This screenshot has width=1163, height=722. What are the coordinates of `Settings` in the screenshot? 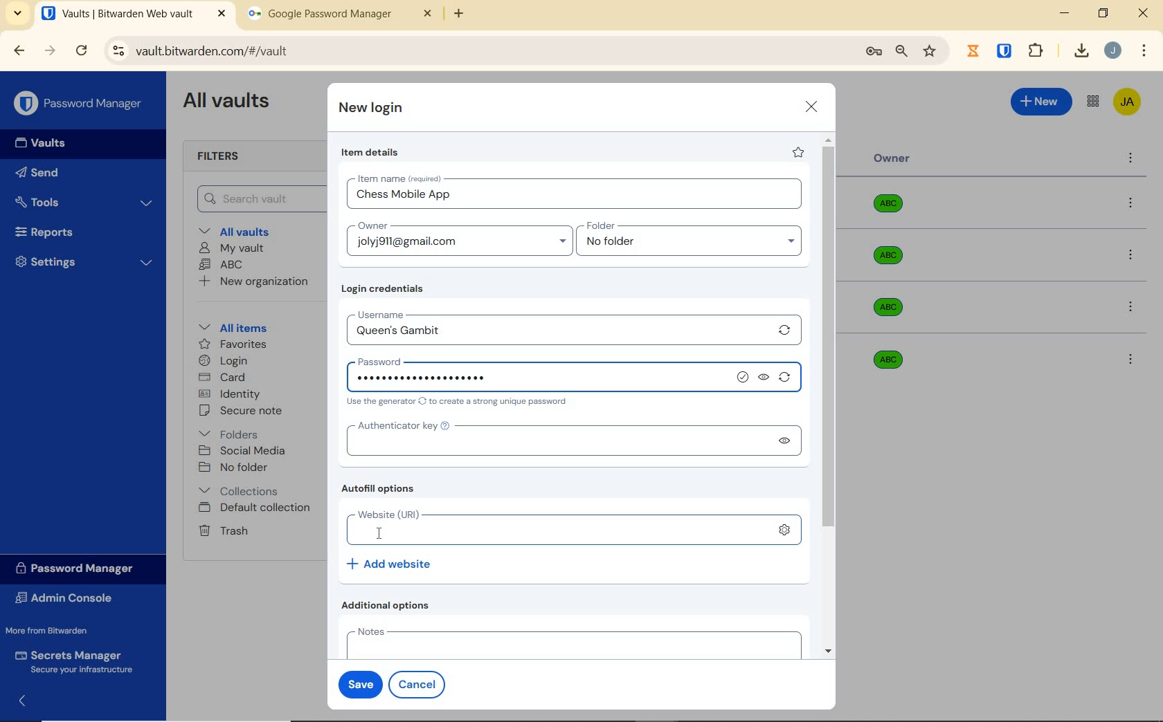 It's located at (84, 260).